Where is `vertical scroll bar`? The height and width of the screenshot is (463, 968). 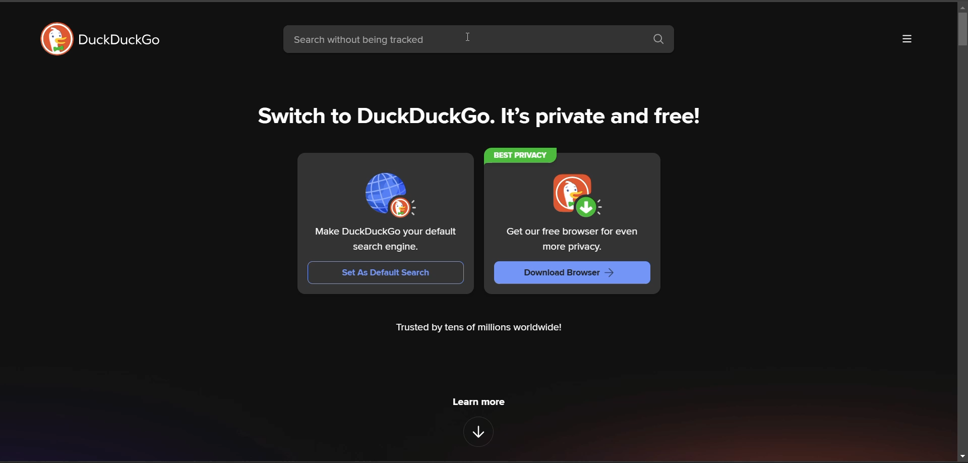
vertical scroll bar is located at coordinates (958, 31).